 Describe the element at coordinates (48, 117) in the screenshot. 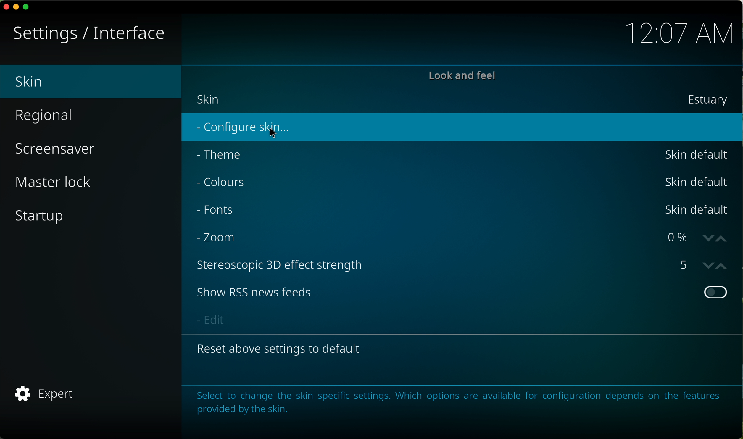

I see `regional` at that location.